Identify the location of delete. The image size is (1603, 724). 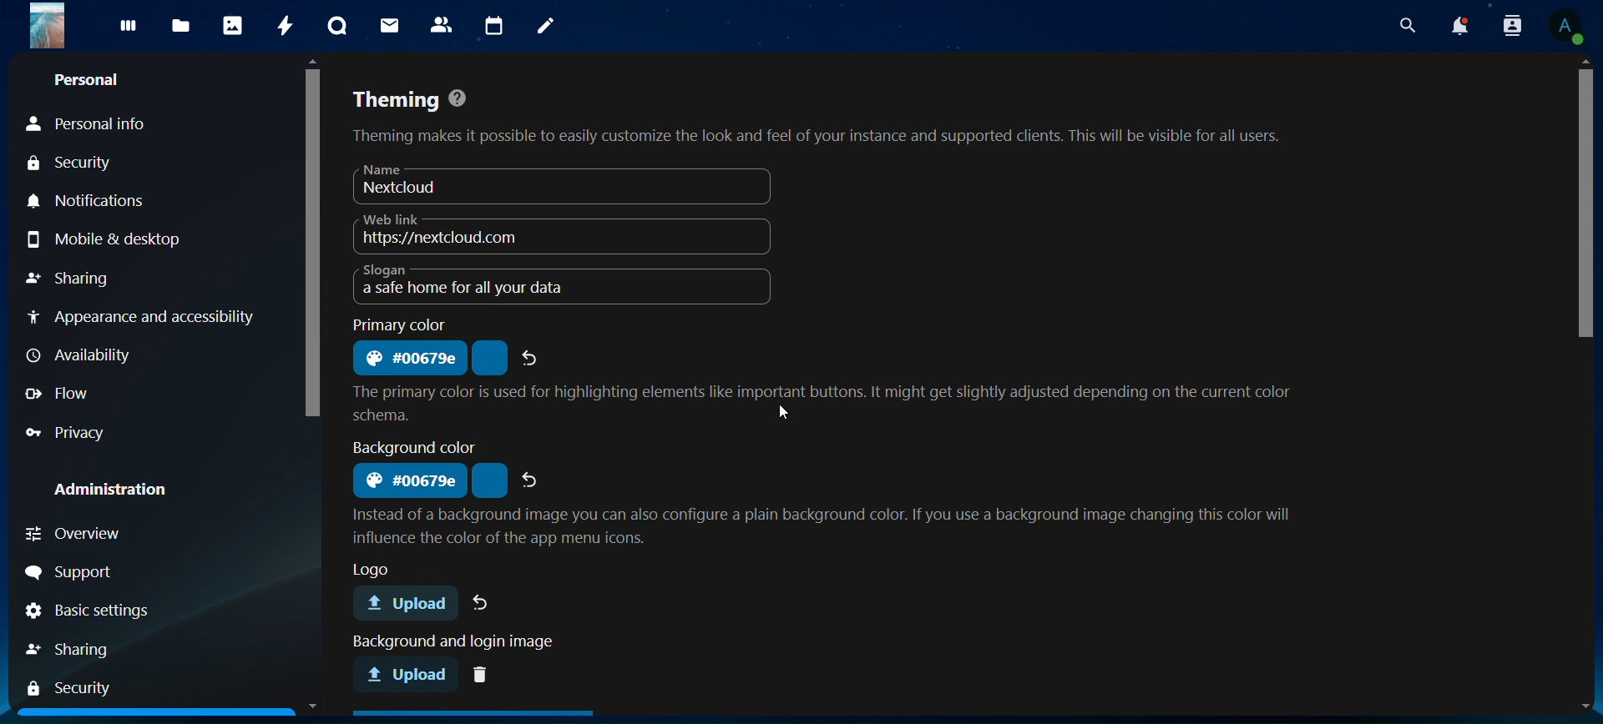
(484, 673).